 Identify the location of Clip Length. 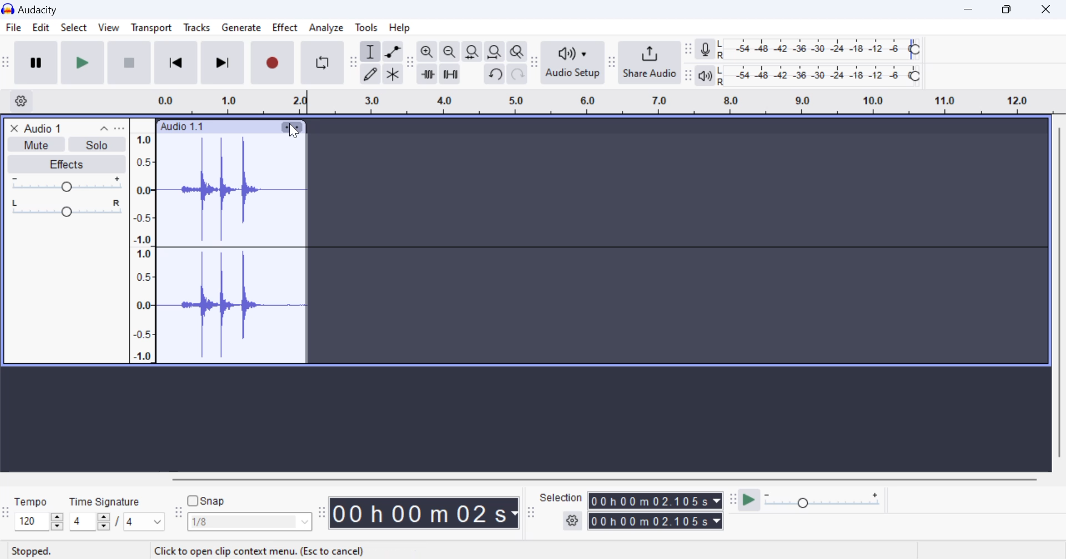
(426, 512).